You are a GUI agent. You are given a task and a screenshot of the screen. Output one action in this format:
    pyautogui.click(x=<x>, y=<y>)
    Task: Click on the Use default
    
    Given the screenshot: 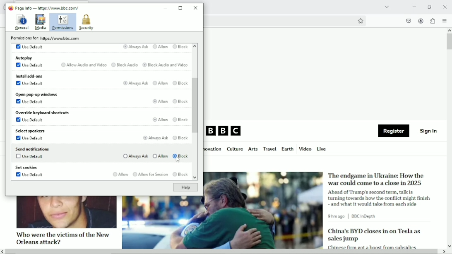 What is the action you would take?
    pyautogui.click(x=29, y=65)
    